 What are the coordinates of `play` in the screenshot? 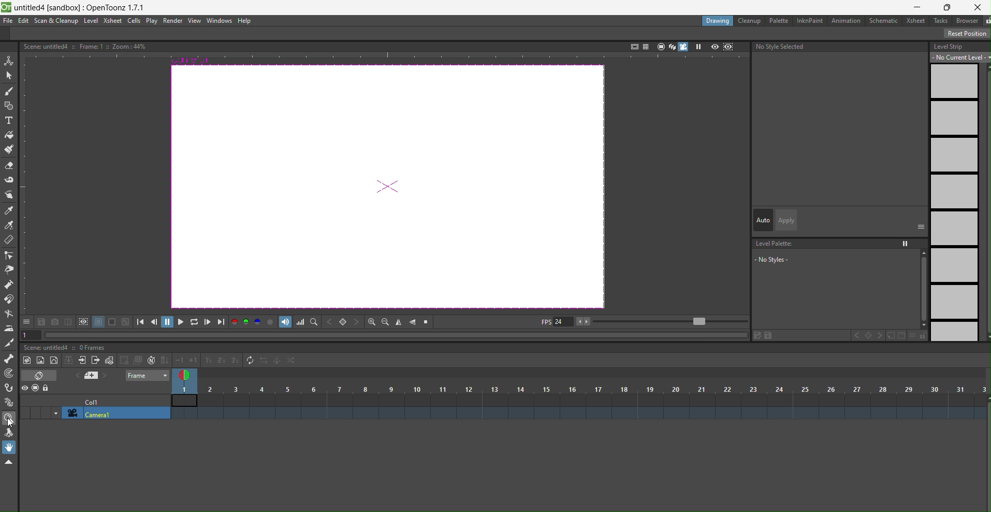 It's located at (153, 21).